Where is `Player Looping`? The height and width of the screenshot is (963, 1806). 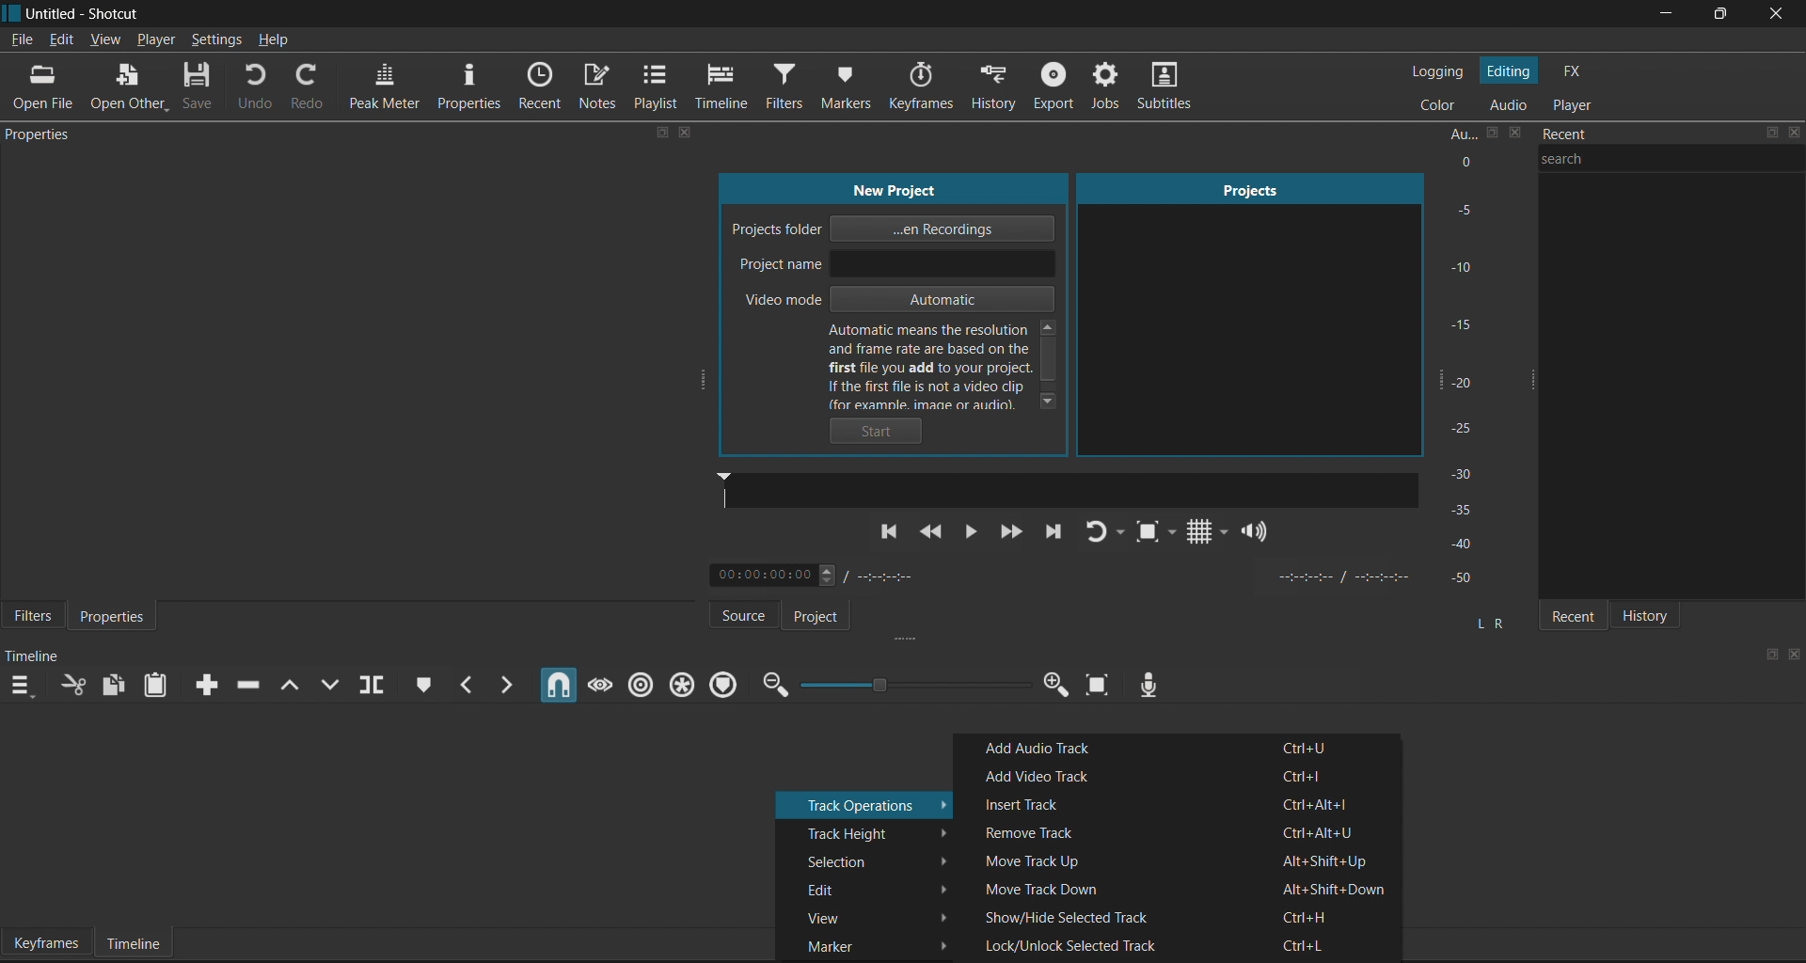 Player Looping is located at coordinates (1106, 534).